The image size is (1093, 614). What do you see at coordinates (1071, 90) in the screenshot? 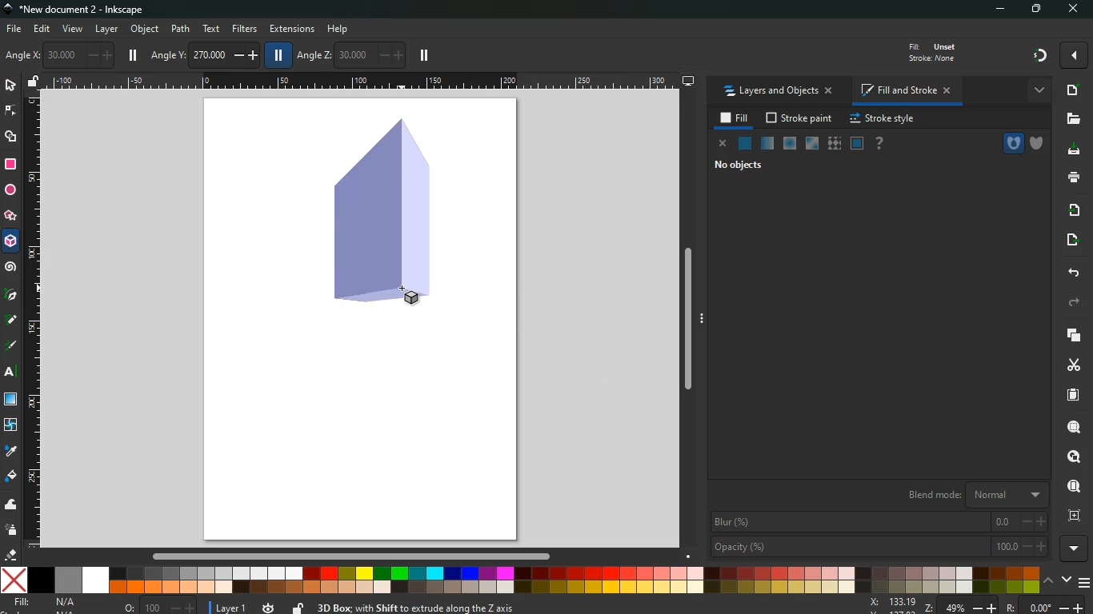
I see `new` at bounding box center [1071, 90].